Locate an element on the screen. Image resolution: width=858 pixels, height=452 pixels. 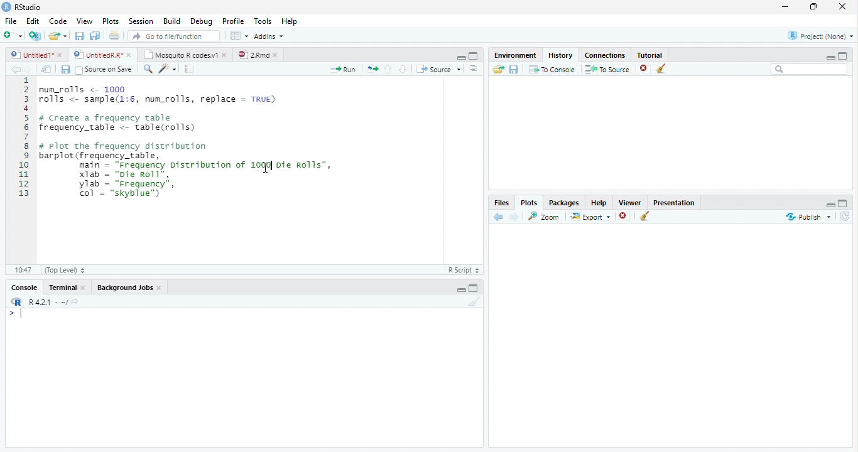
Clear is located at coordinates (644, 216).